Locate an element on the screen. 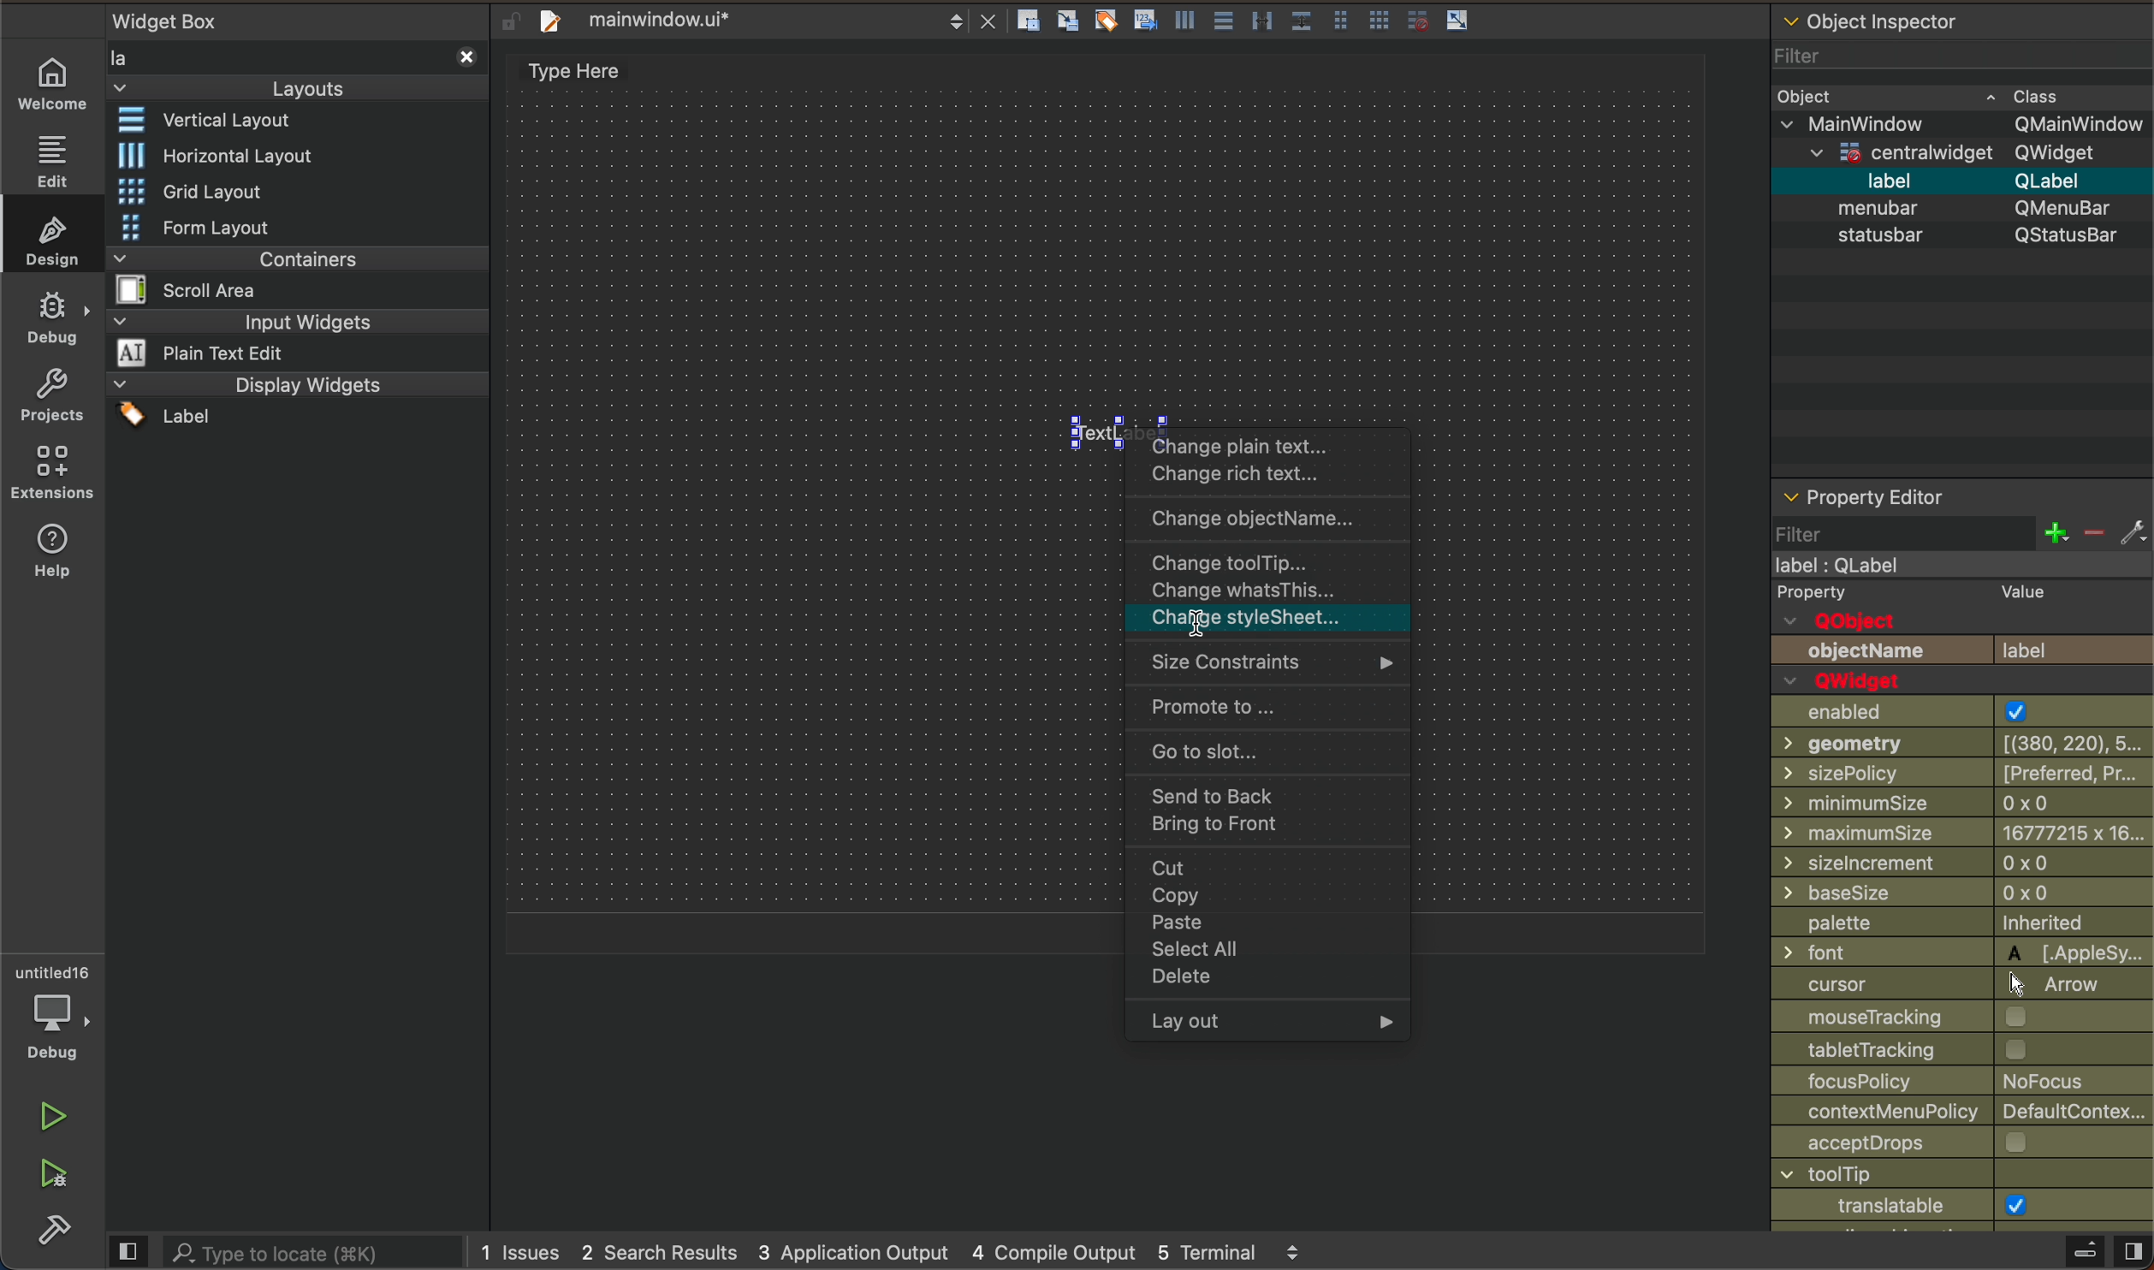  4 compile output is located at coordinates (1053, 1249).